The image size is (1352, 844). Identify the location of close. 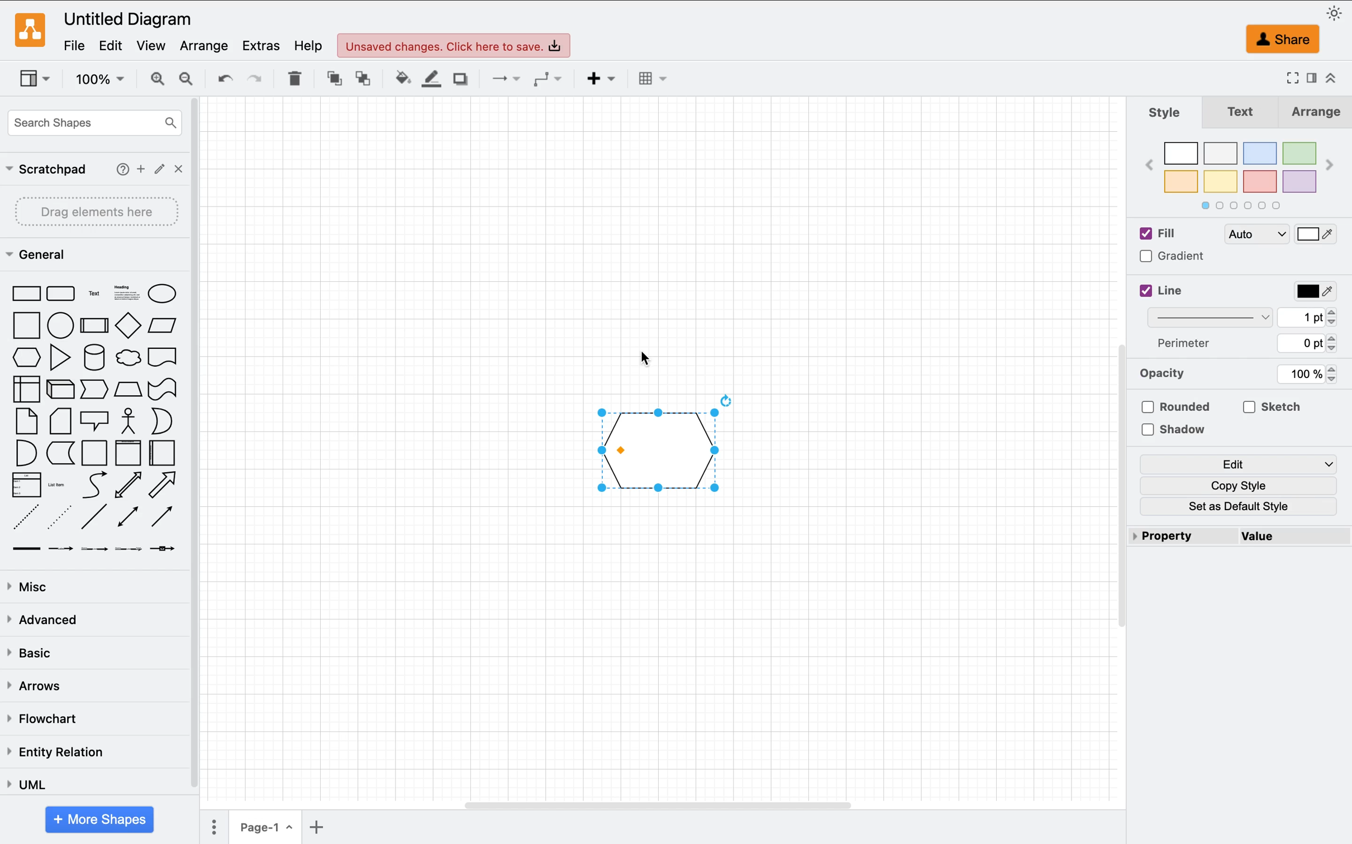
(178, 168).